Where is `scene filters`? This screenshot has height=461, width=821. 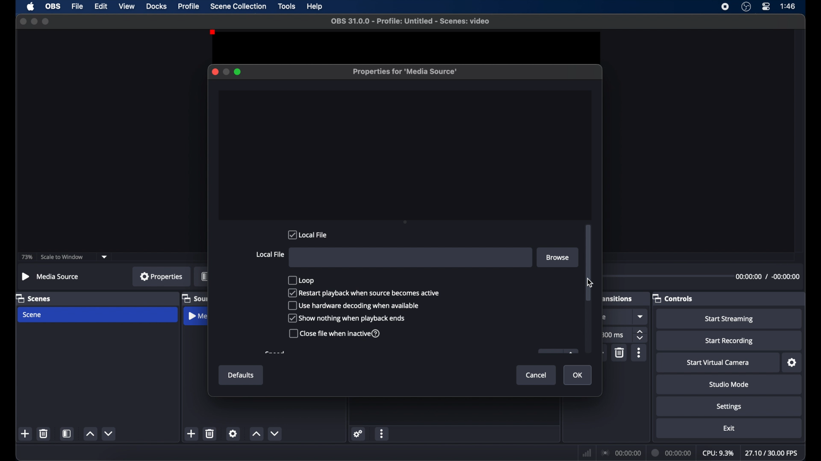 scene filters is located at coordinates (67, 433).